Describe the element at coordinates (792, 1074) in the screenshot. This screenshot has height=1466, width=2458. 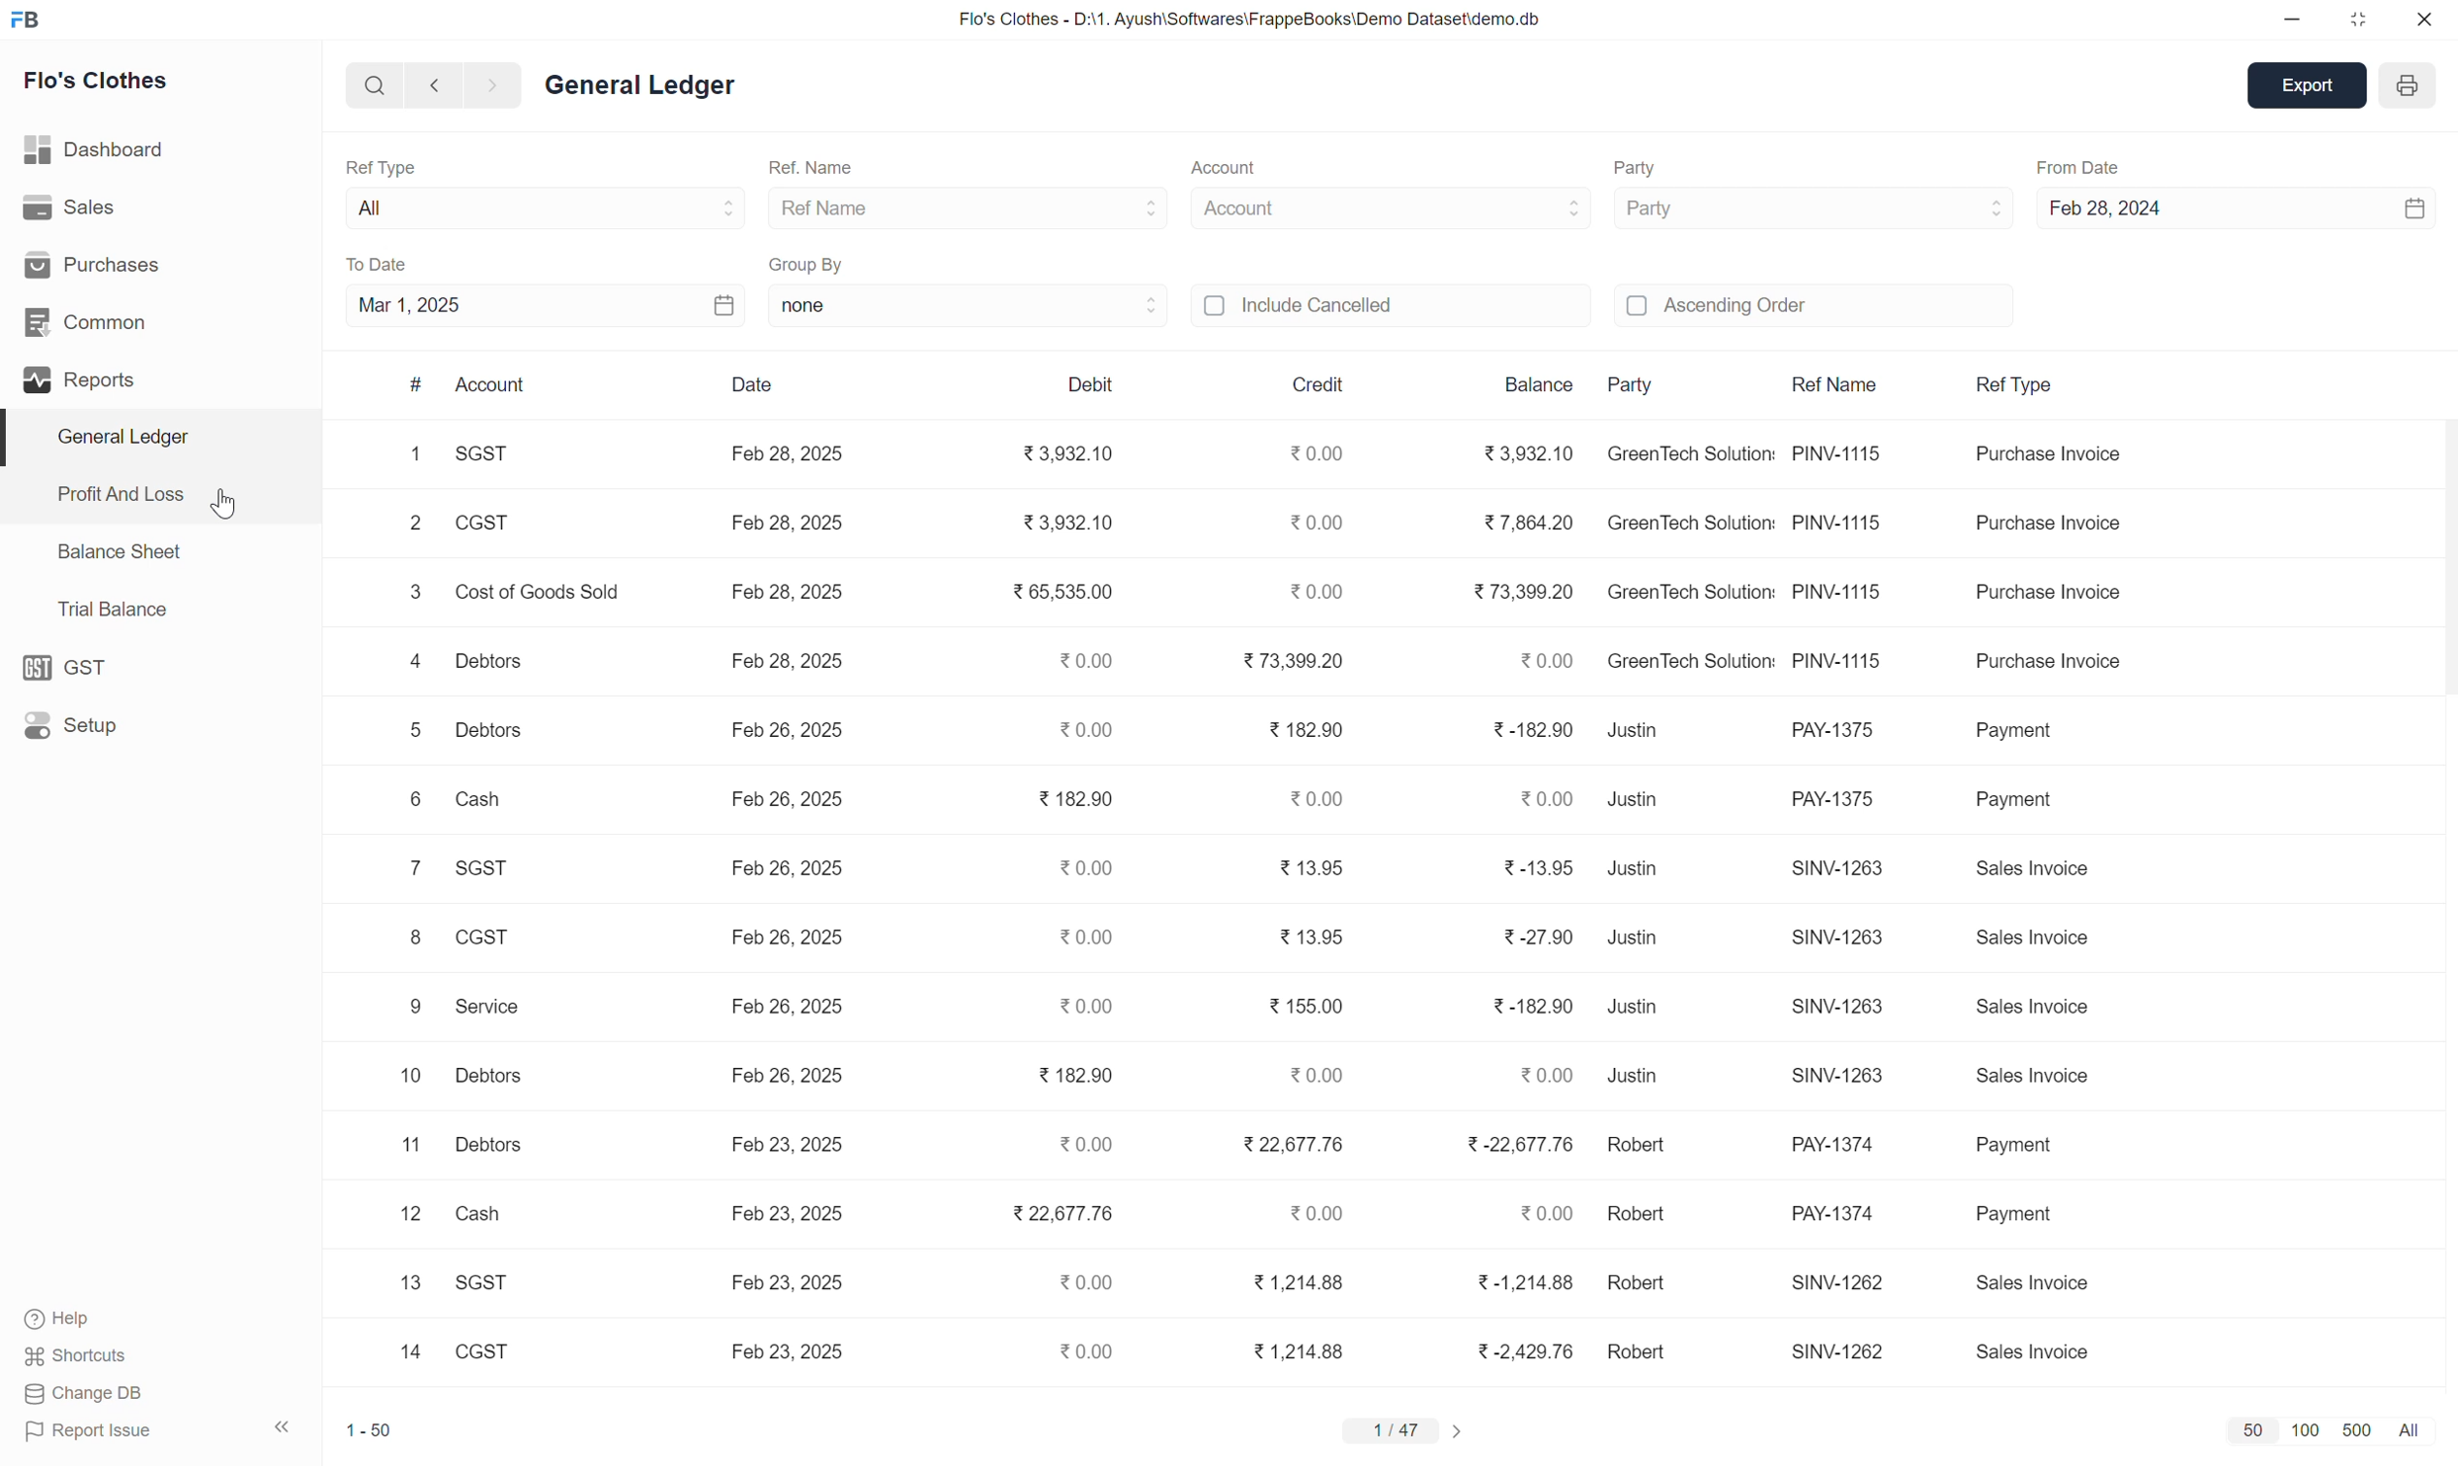
I see `Feb 26, 2025` at that location.